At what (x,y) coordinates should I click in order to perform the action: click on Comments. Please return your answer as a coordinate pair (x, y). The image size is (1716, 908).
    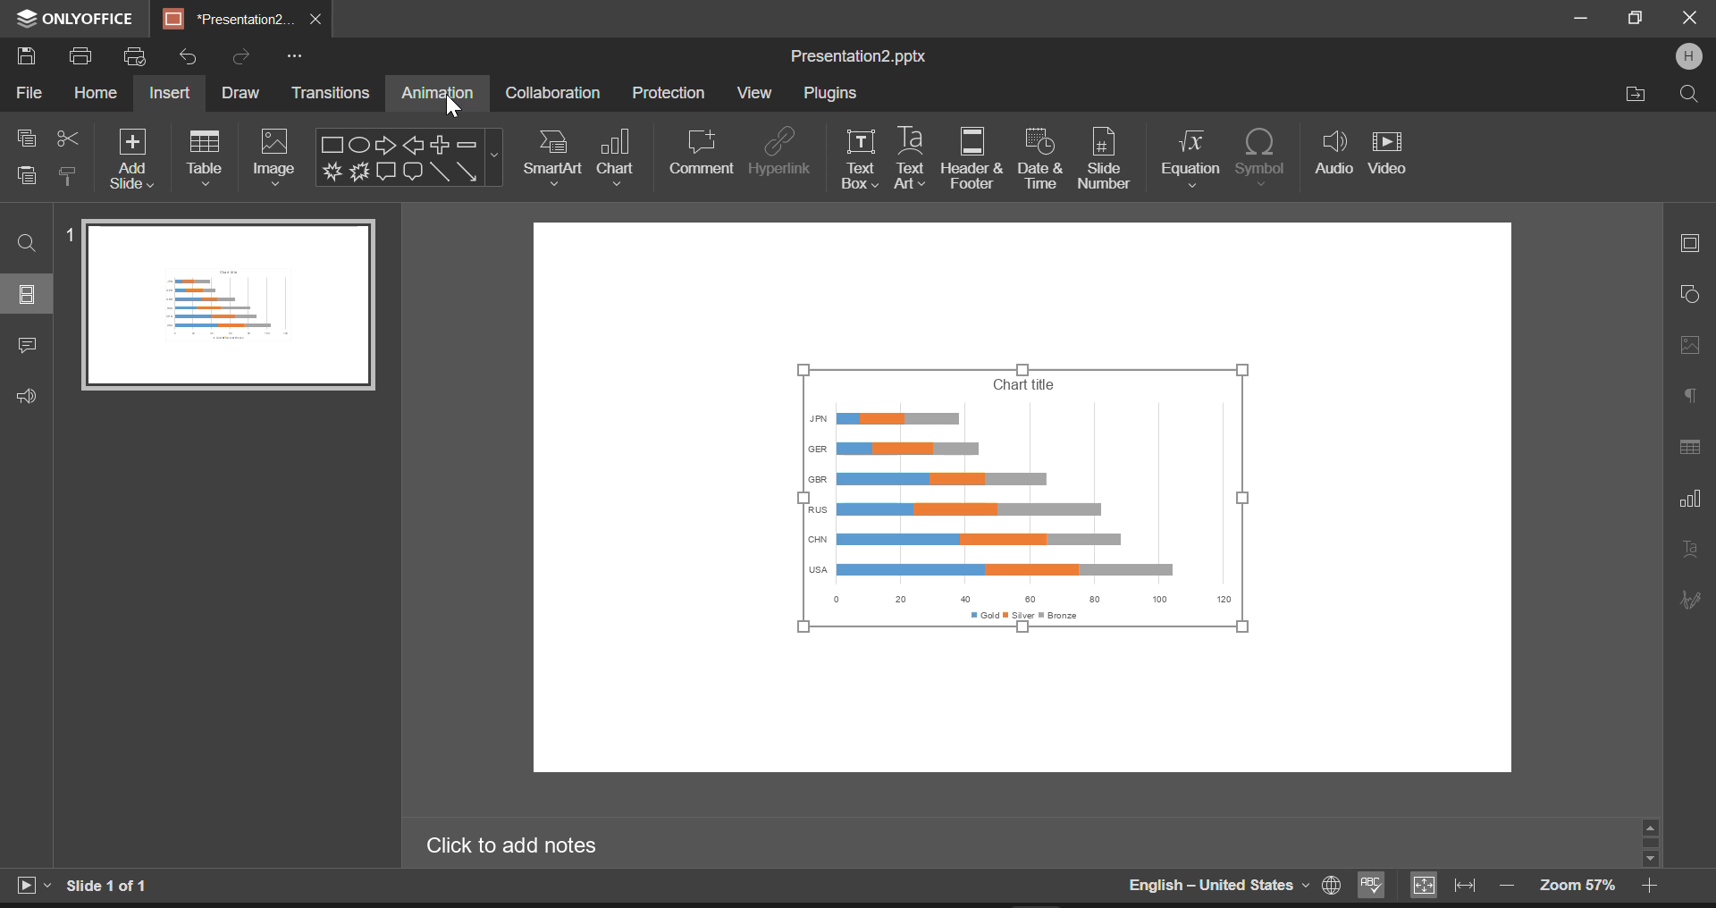
    Looking at the image, I should click on (27, 348).